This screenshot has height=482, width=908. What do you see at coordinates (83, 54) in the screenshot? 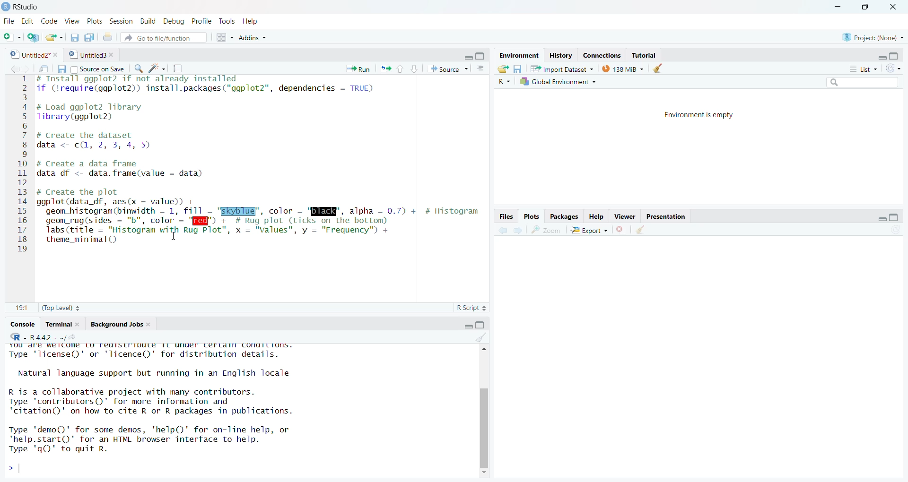
I see `© | Untitled3` at bounding box center [83, 54].